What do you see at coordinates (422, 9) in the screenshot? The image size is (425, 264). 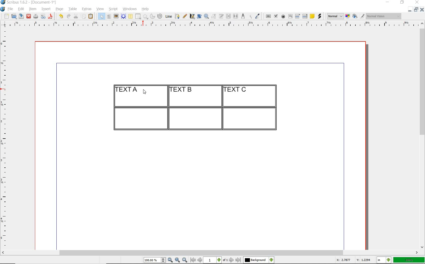 I see `close` at bounding box center [422, 9].